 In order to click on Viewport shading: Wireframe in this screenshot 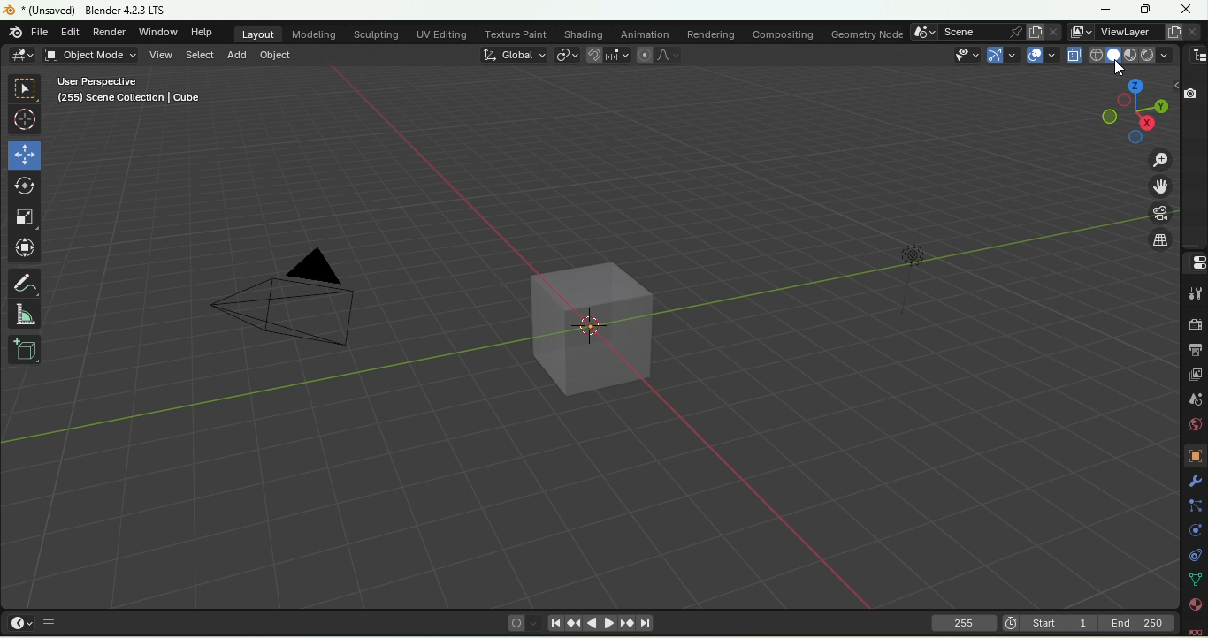, I will do `click(1094, 55)`.